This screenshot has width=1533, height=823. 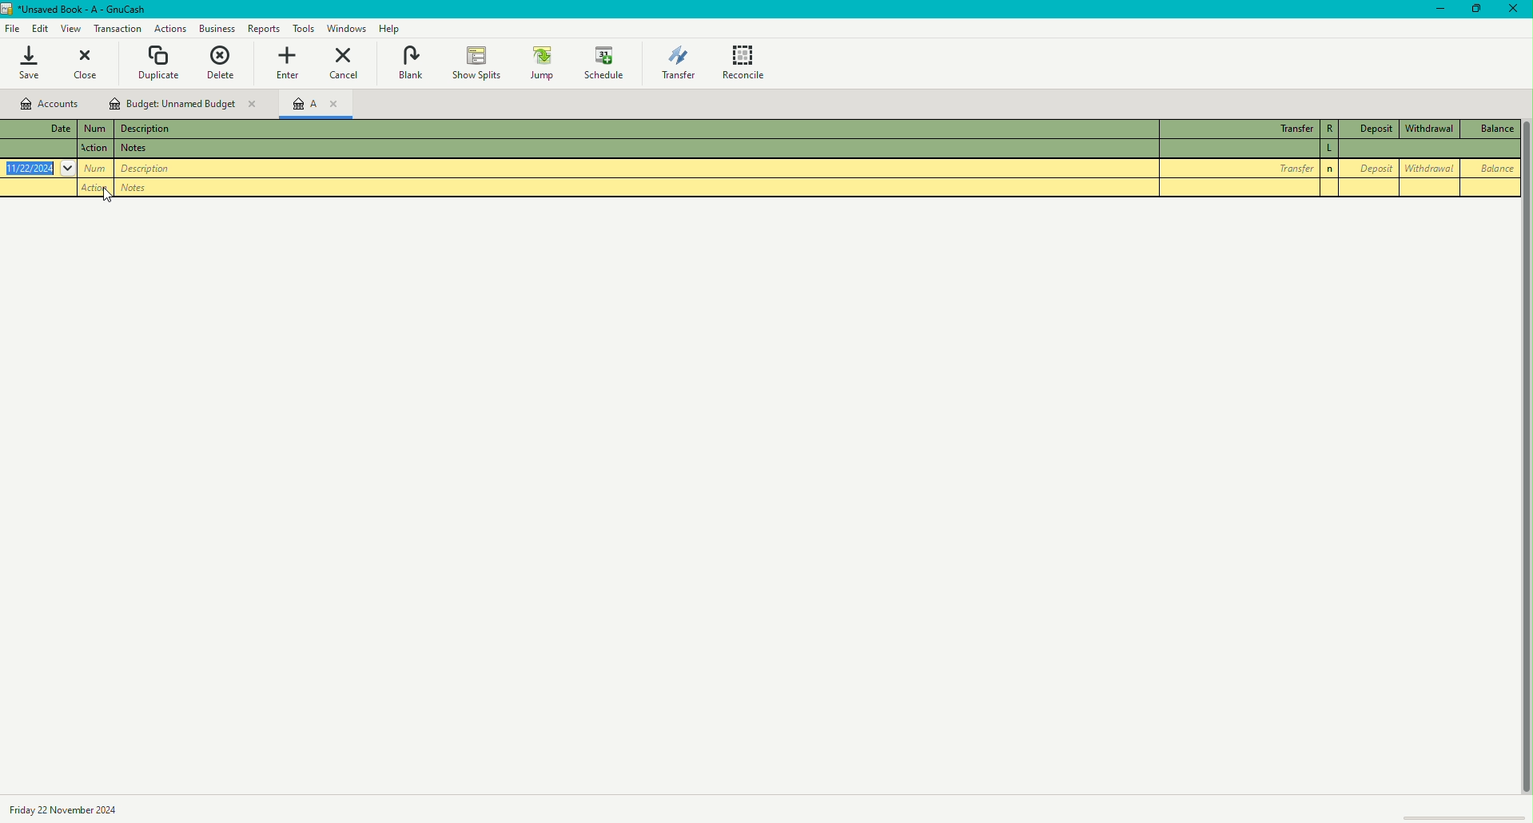 What do you see at coordinates (151, 169) in the screenshot?
I see `` at bounding box center [151, 169].